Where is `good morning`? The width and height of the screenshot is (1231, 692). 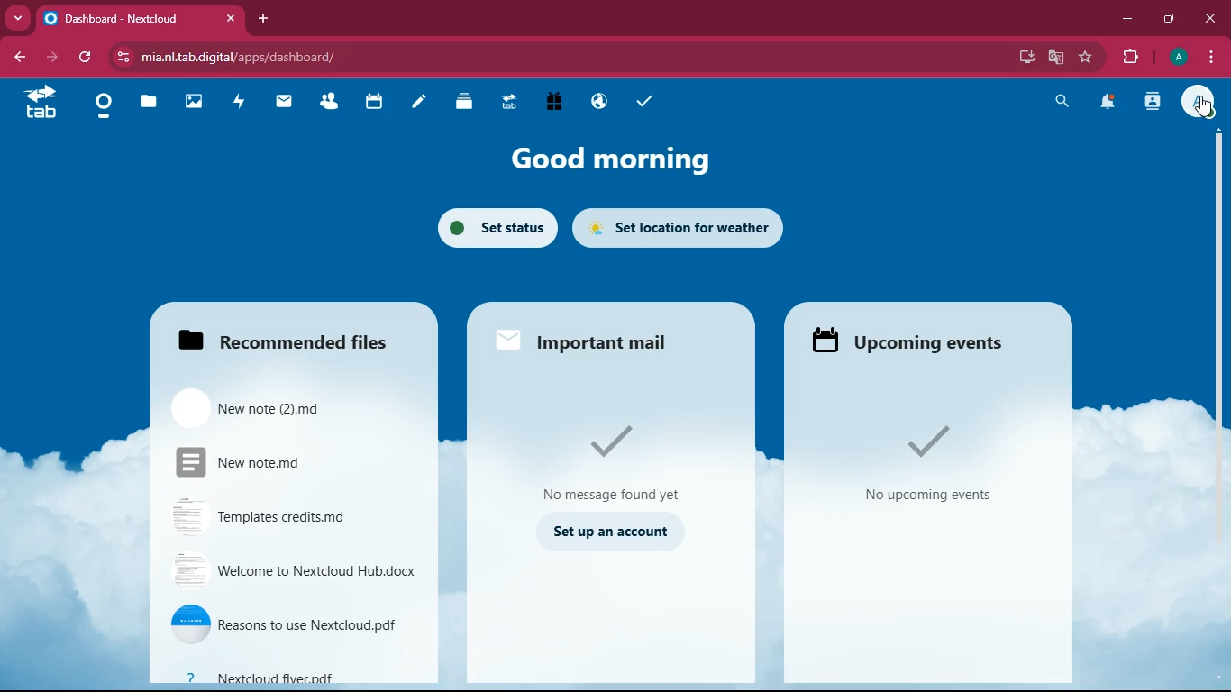 good morning is located at coordinates (623, 159).